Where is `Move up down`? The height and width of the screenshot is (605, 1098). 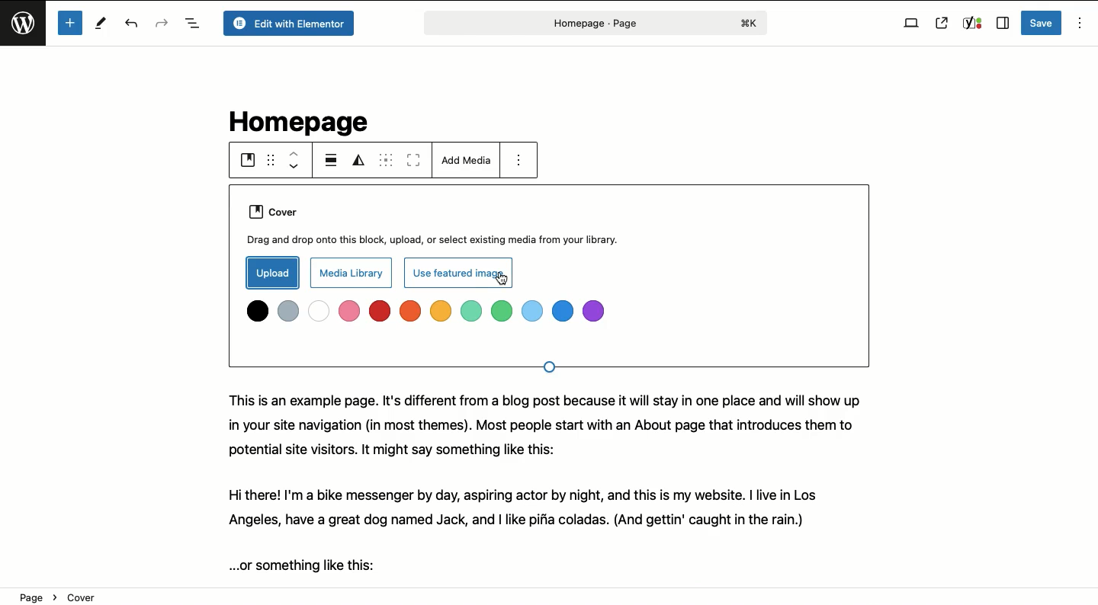 Move up down is located at coordinates (294, 161).